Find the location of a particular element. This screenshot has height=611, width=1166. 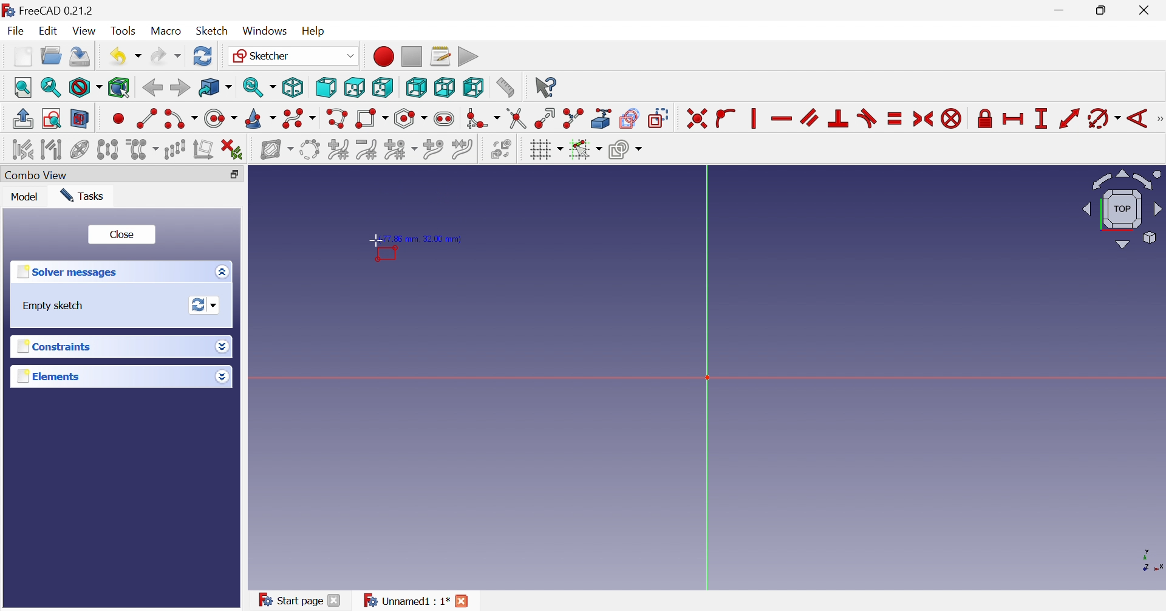

 is located at coordinates (232, 150).